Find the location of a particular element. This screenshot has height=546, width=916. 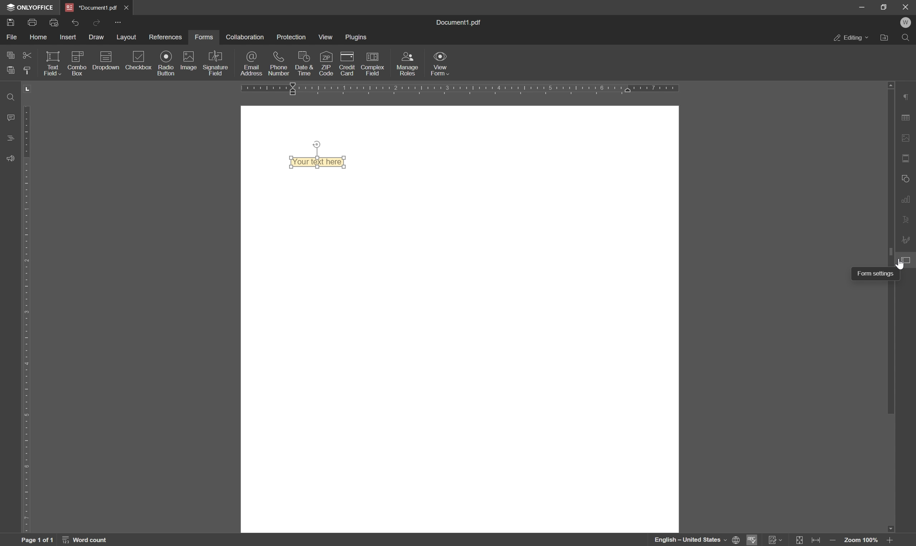

*Document1.pdf is located at coordinates (92, 7).